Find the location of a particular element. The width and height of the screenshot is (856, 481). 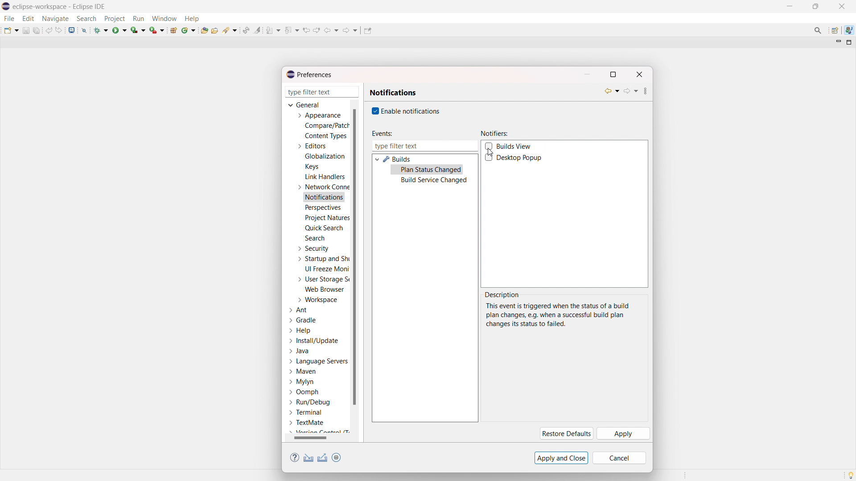

web browser is located at coordinates (325, 289).